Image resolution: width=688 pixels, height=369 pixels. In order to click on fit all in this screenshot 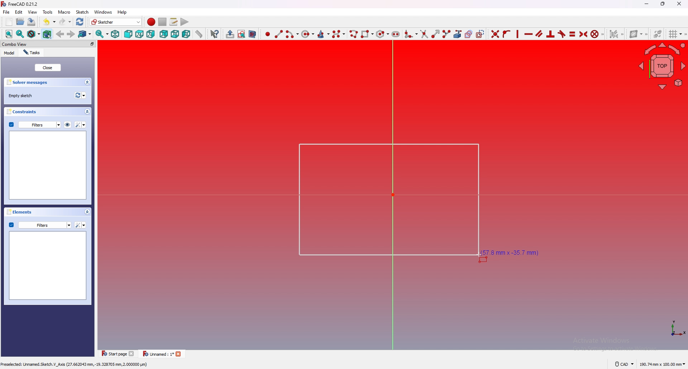, I will do `click(9, 34)`.